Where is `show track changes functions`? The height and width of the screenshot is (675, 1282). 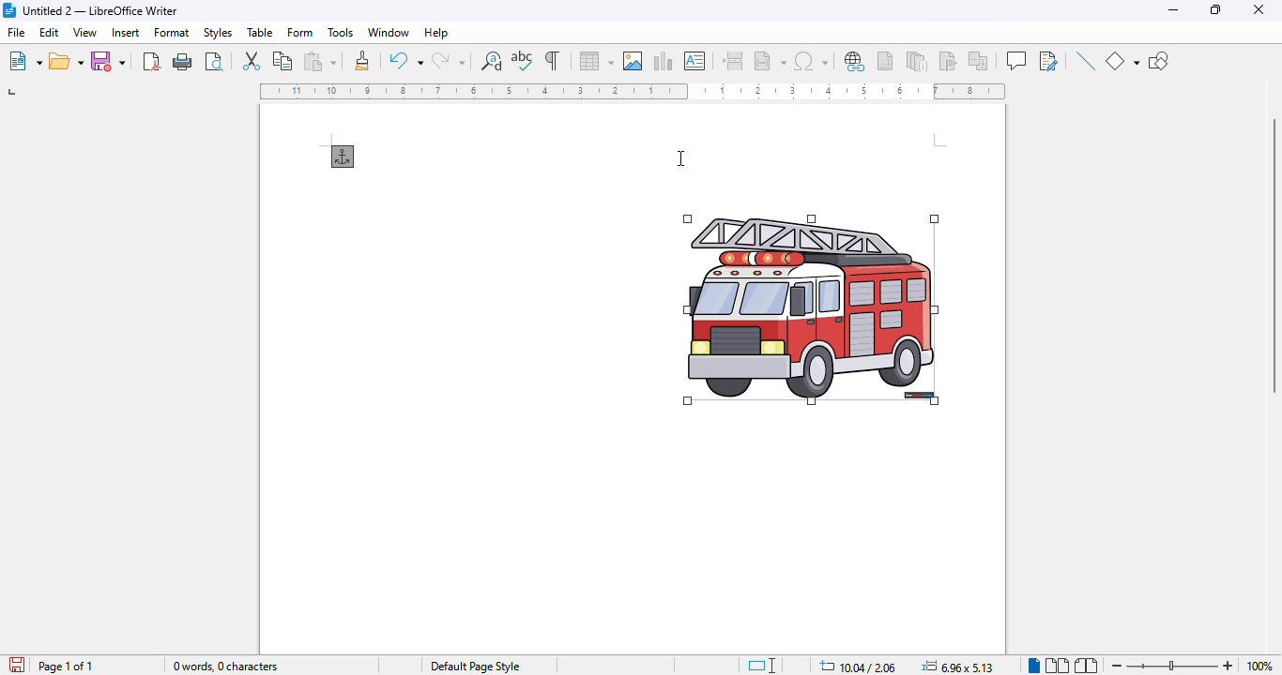
show track changes functions is located at coordinates (1049, 61).